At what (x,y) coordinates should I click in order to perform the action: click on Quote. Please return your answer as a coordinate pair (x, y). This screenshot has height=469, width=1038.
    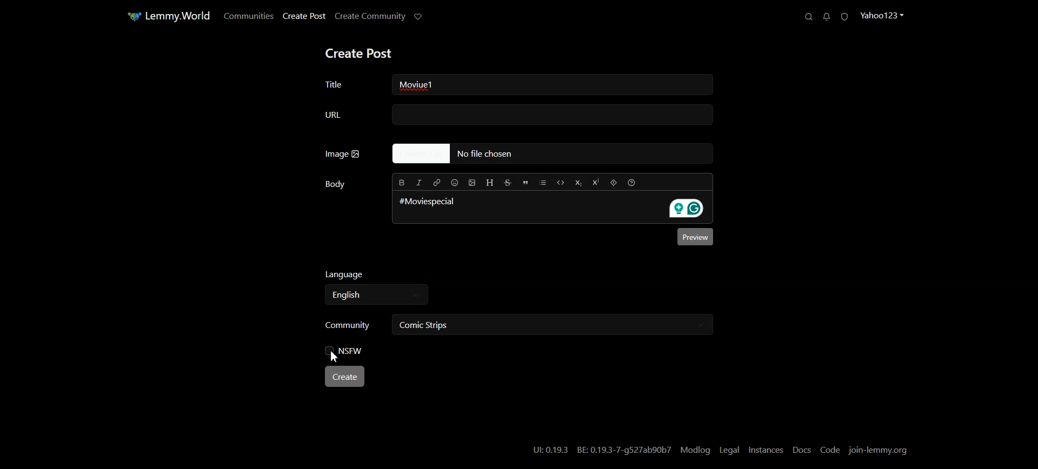
    Looking at the image, I should click on (527, 182).